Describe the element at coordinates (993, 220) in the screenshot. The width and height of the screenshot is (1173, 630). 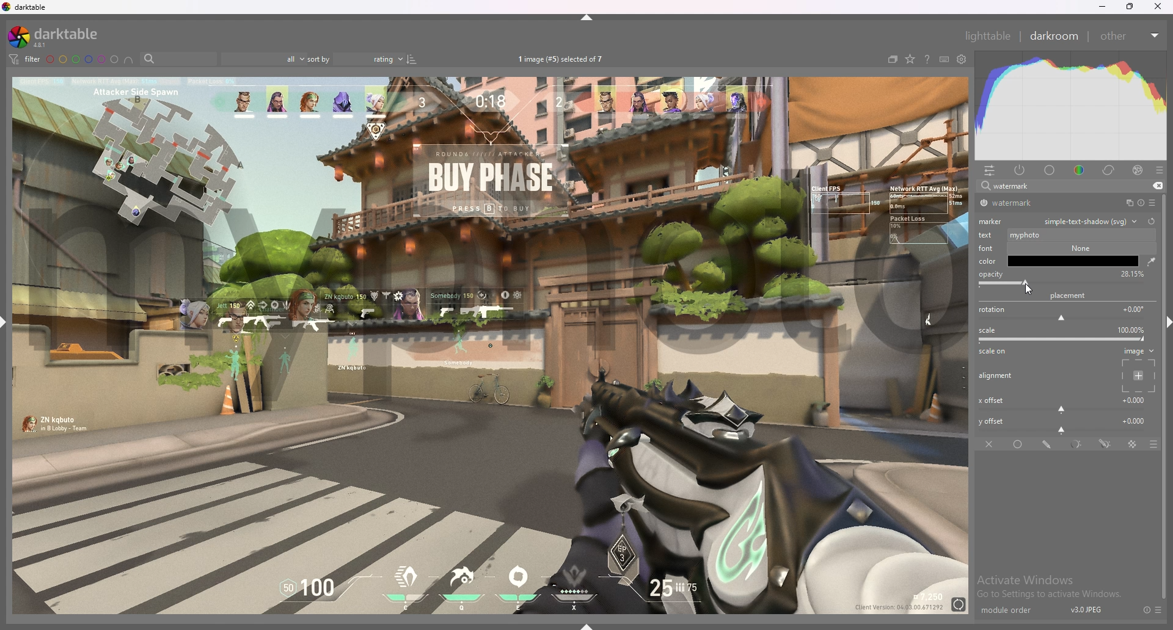
I see `marker` at that location.